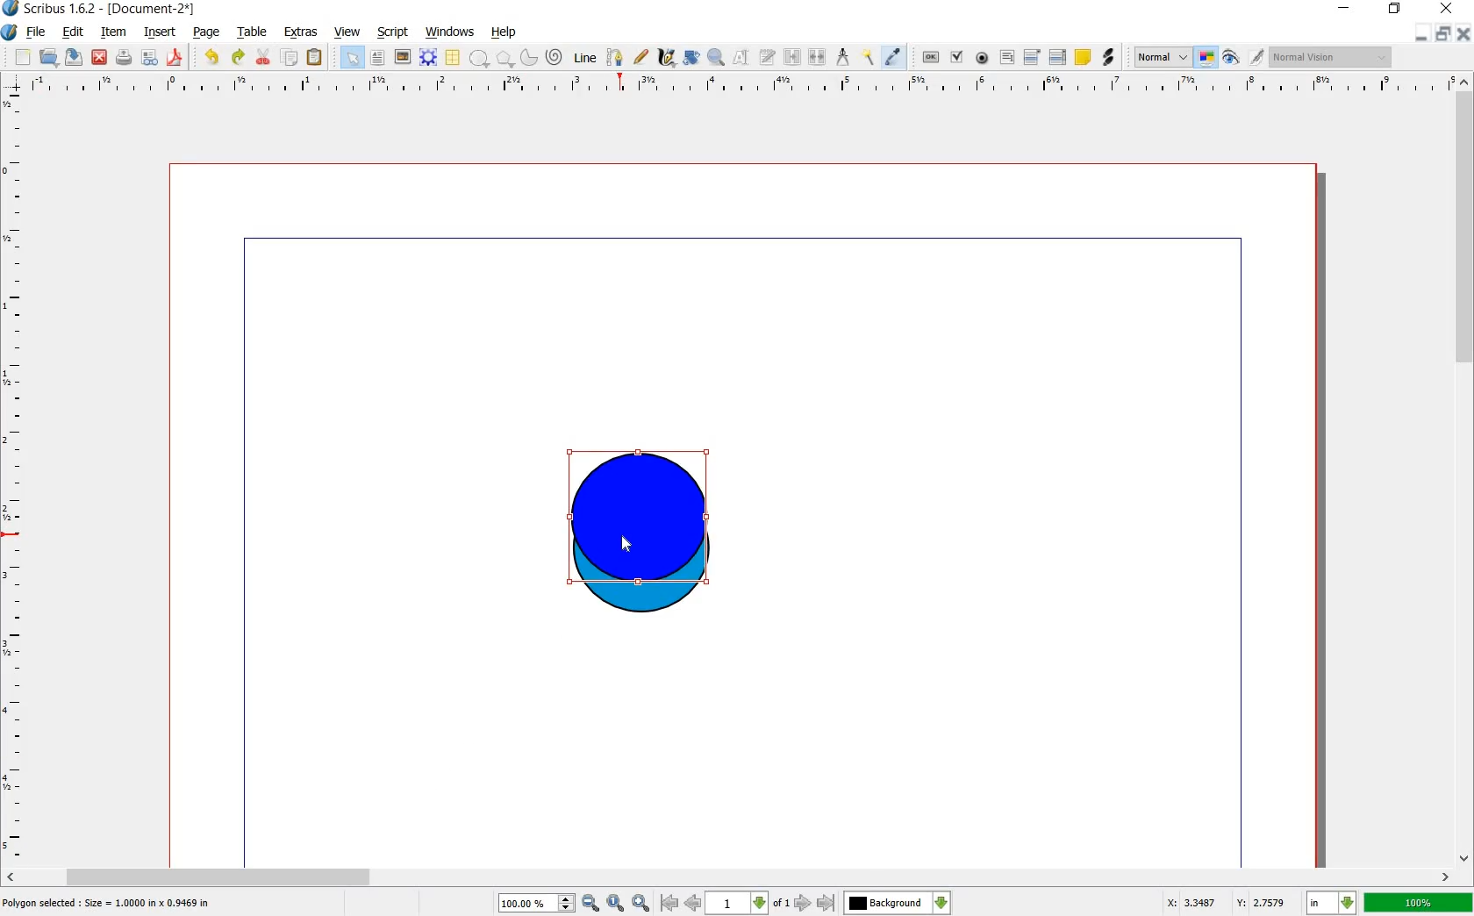 Image resolution: width=1474 pixels, height=916 pixels. I want to click on zoom to, so click(616, 903).